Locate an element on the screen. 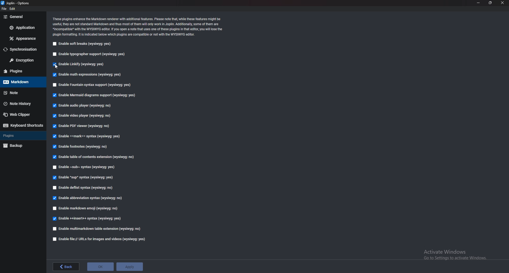 This screenshot has height=273, width=509. Activate Windows is located at coordinates (453, 256).